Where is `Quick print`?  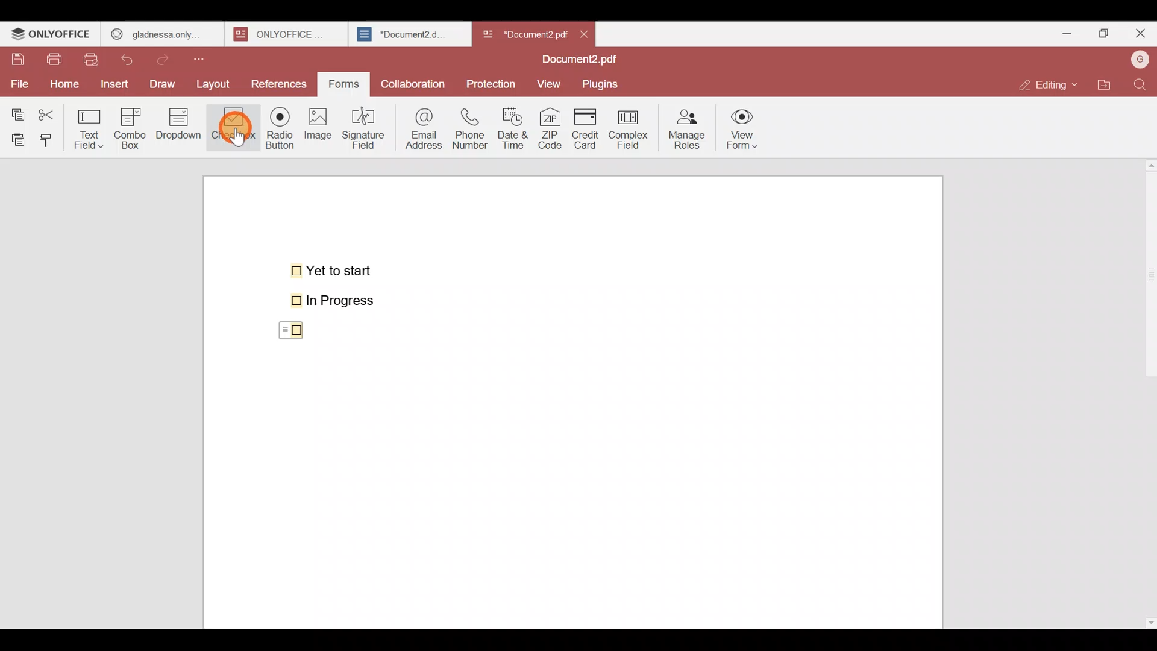
Quick print is located at coordinates (95, 59).